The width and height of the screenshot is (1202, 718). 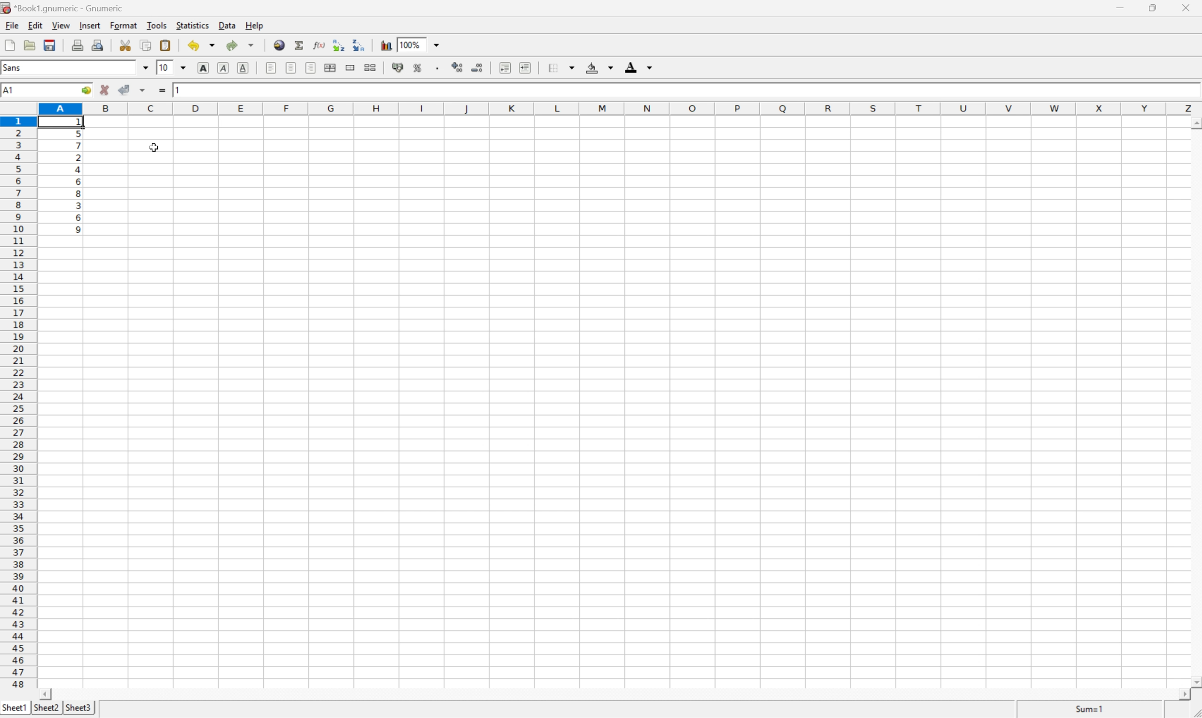 What do you see at coordinates (360, 46) in the screenshot?
I see `Sort the selected region in descending order based on the first column selected` at bounding box center [360, 46].